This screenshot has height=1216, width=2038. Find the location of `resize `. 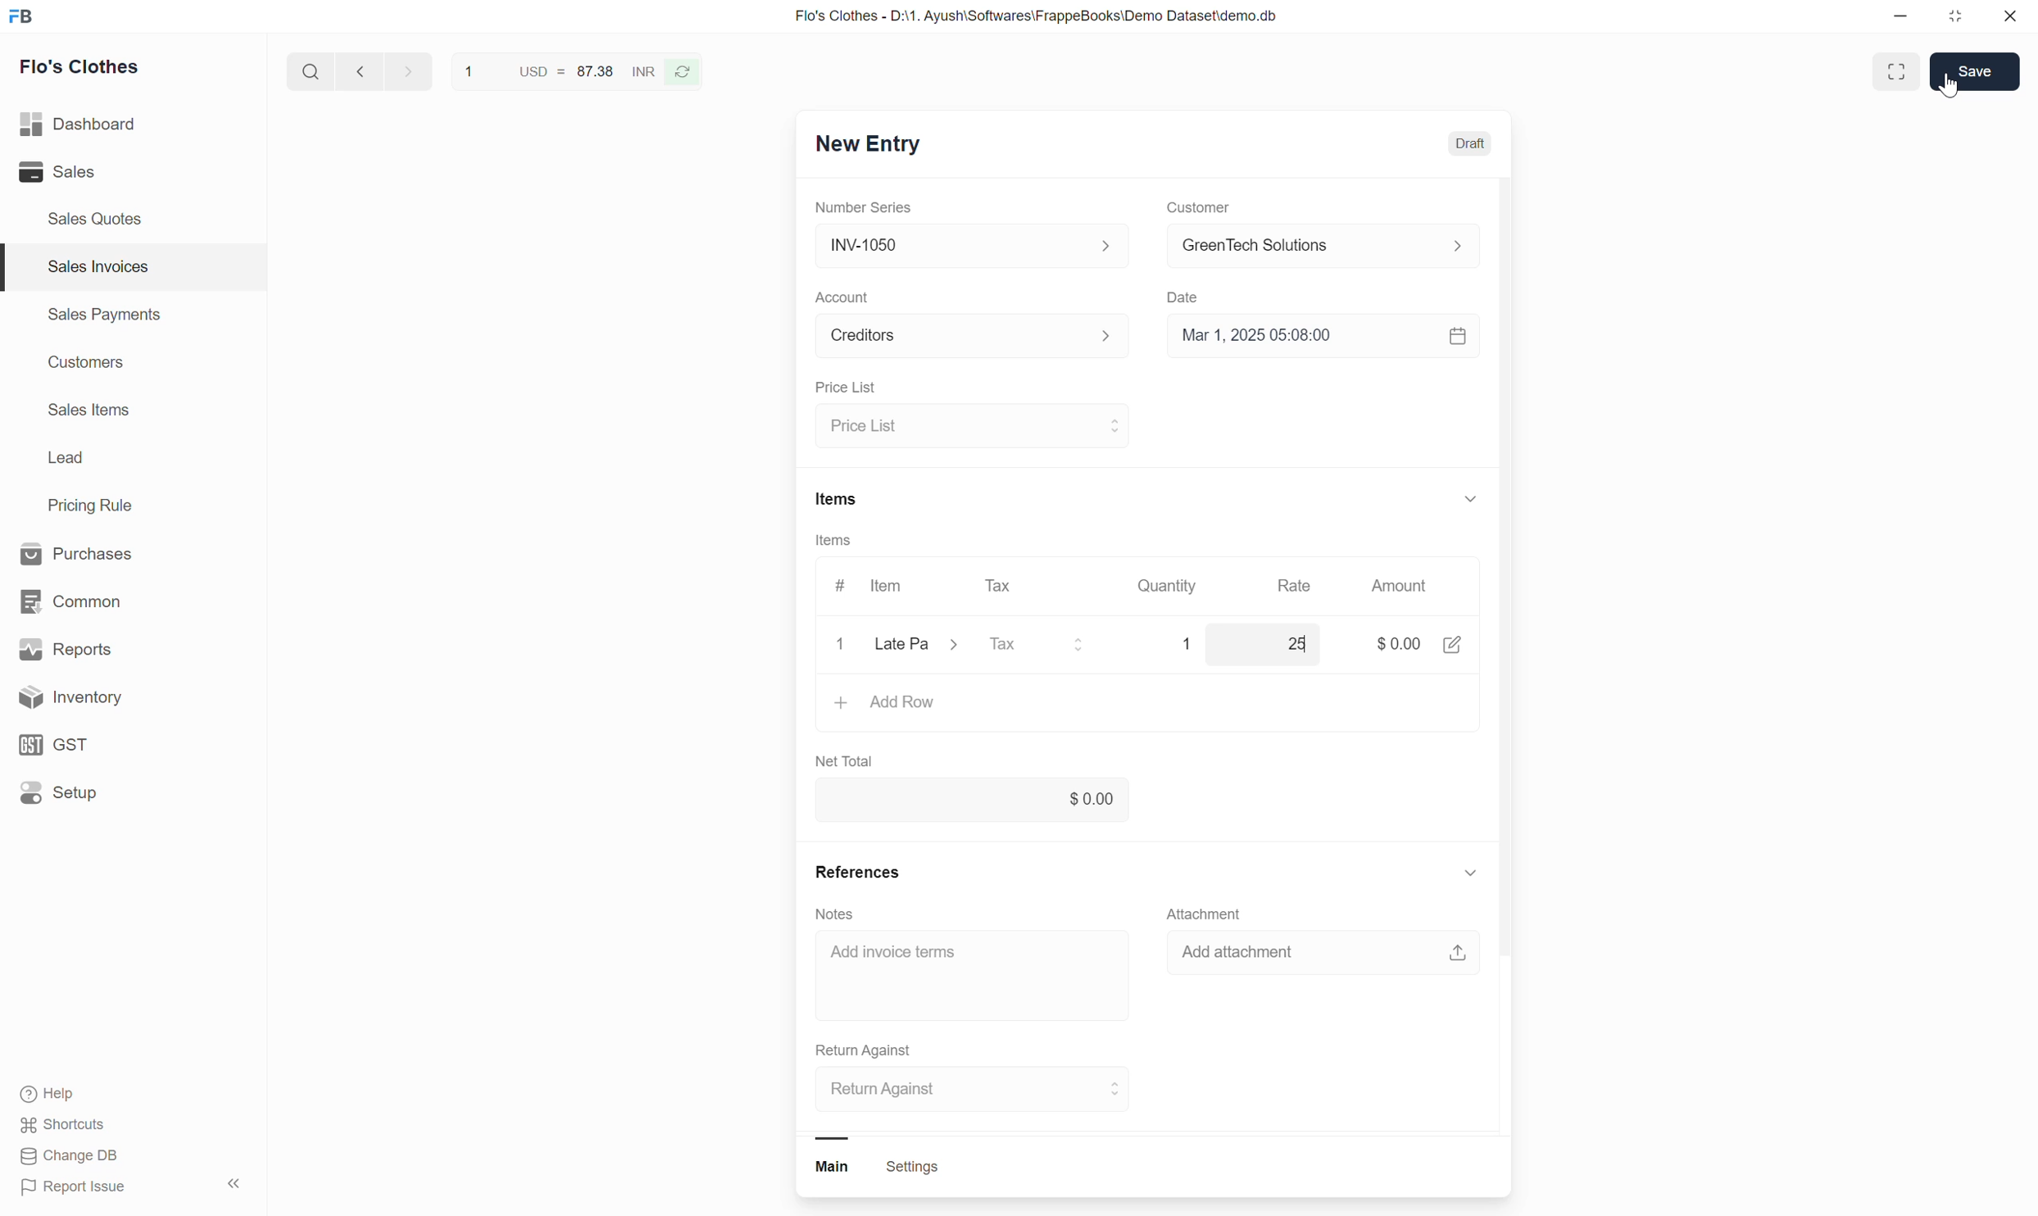

resize  is located at coordinates (1962, 20).